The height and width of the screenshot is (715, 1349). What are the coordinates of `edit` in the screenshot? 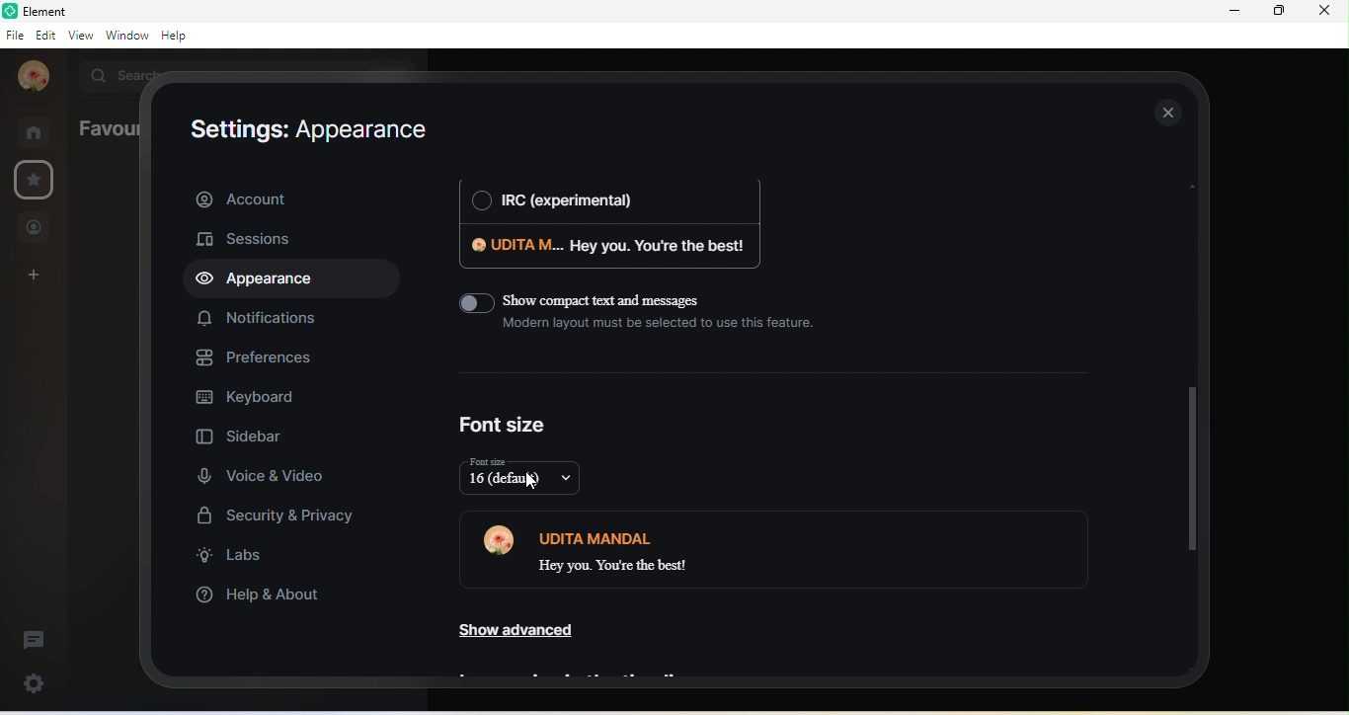 It's located at (43, 39).